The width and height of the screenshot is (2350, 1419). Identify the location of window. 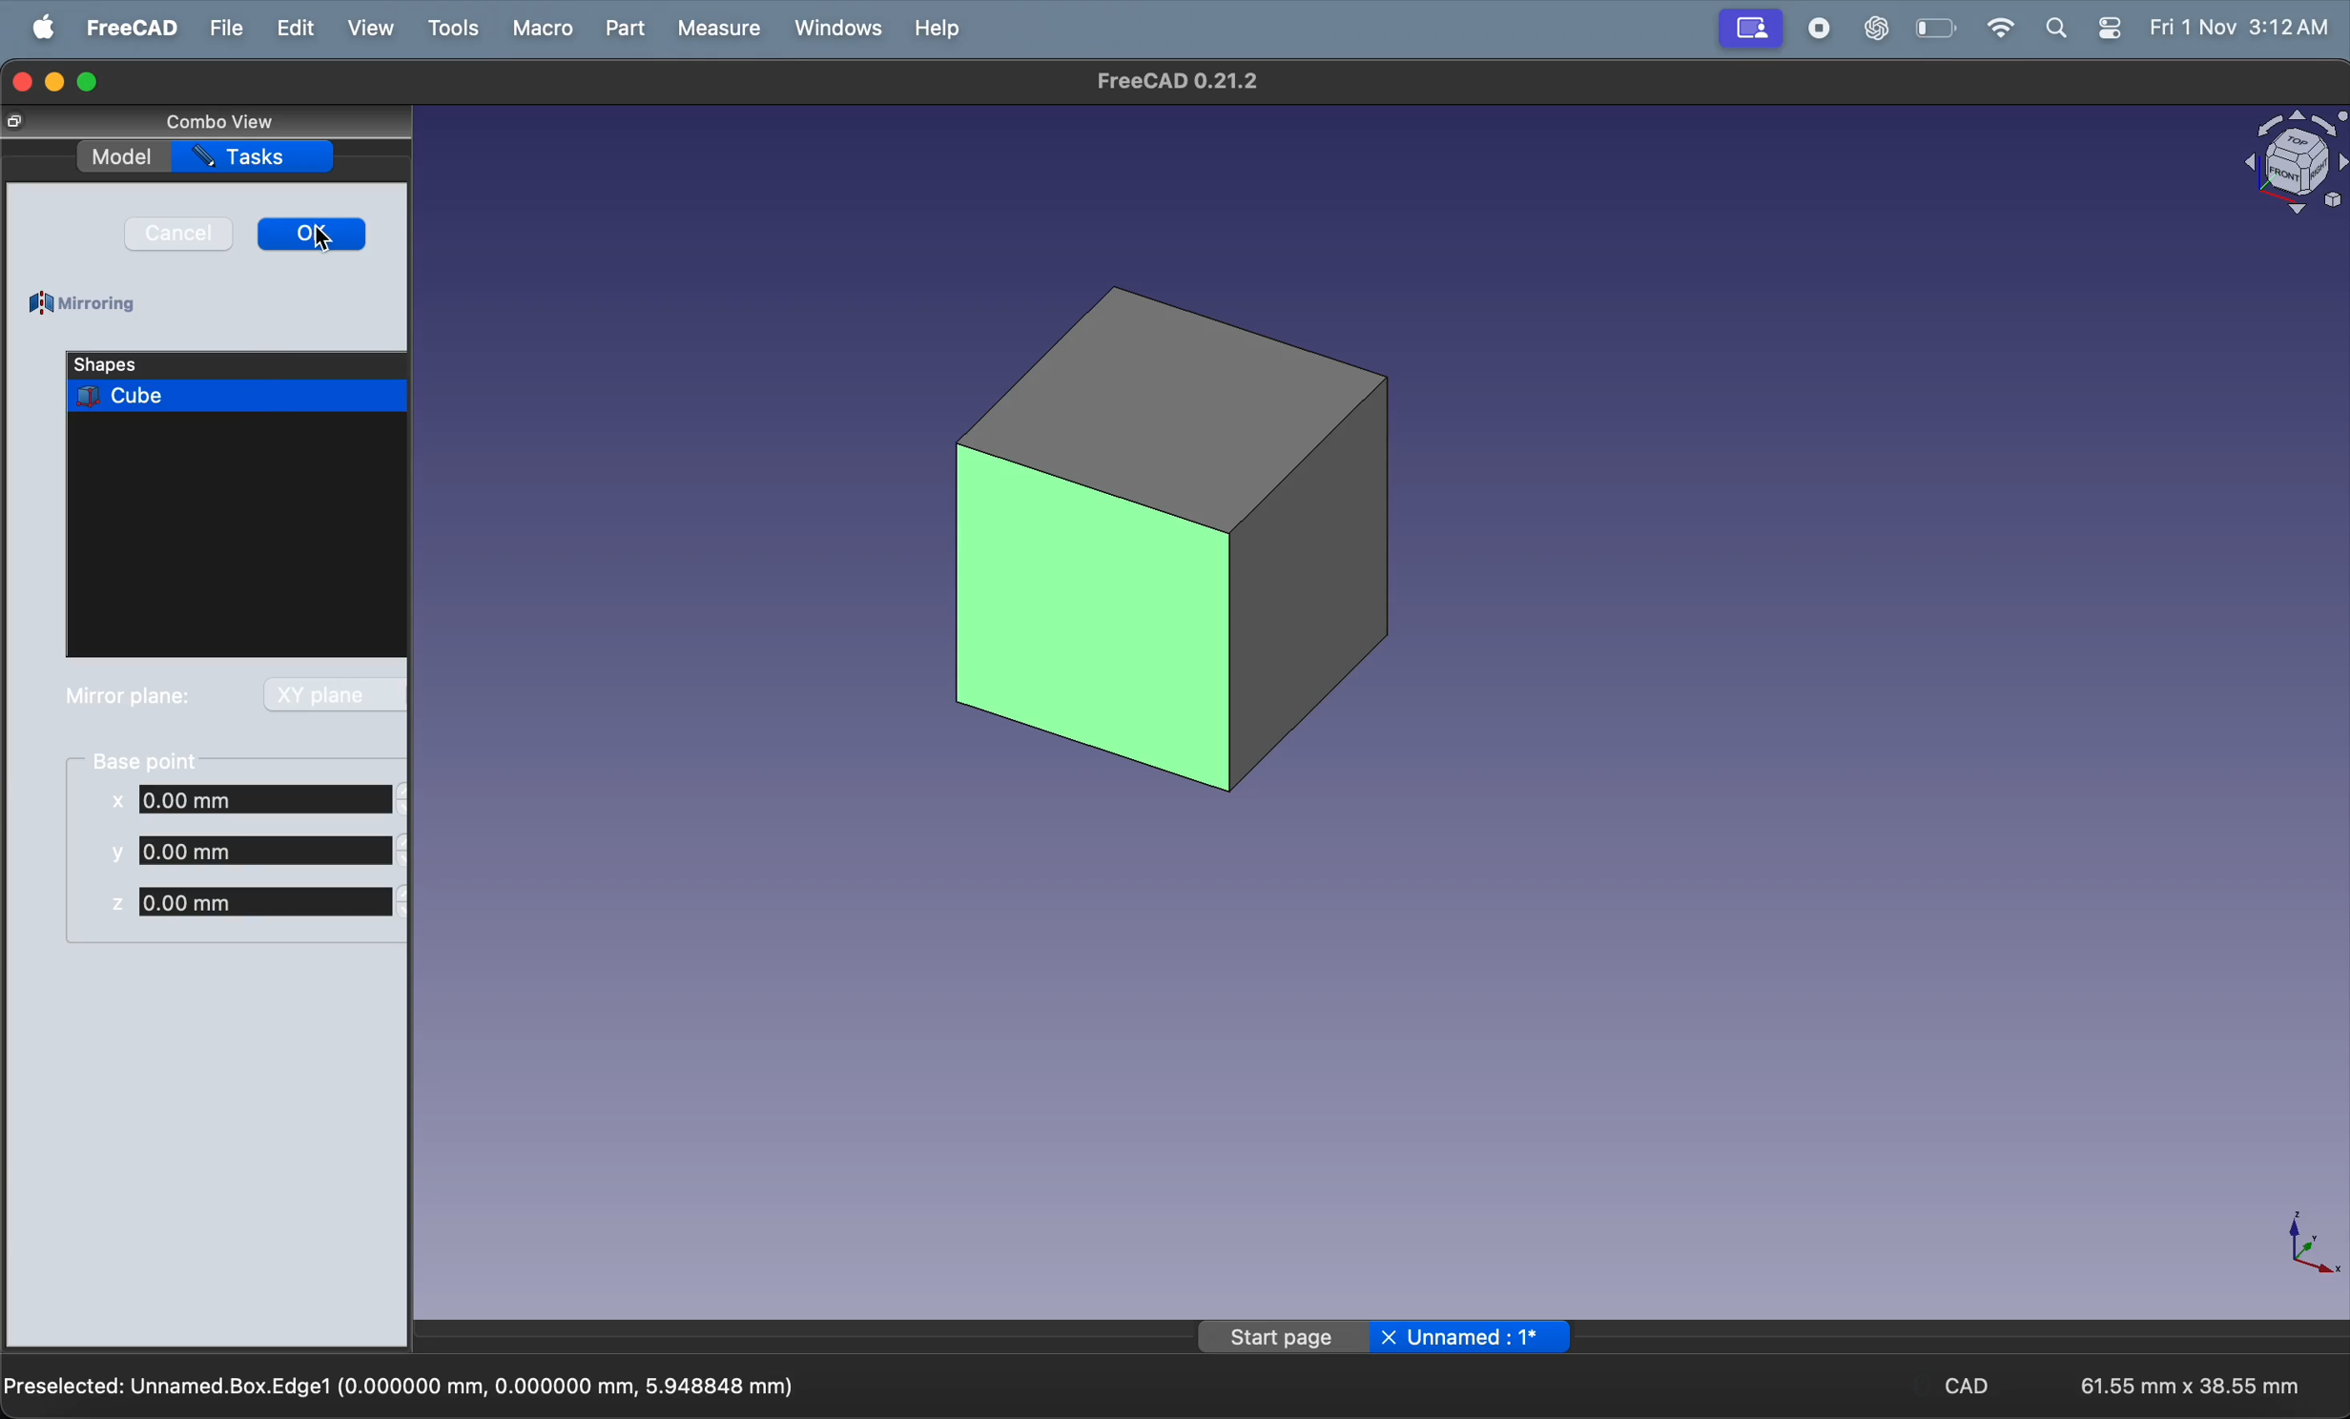
(834, 29).